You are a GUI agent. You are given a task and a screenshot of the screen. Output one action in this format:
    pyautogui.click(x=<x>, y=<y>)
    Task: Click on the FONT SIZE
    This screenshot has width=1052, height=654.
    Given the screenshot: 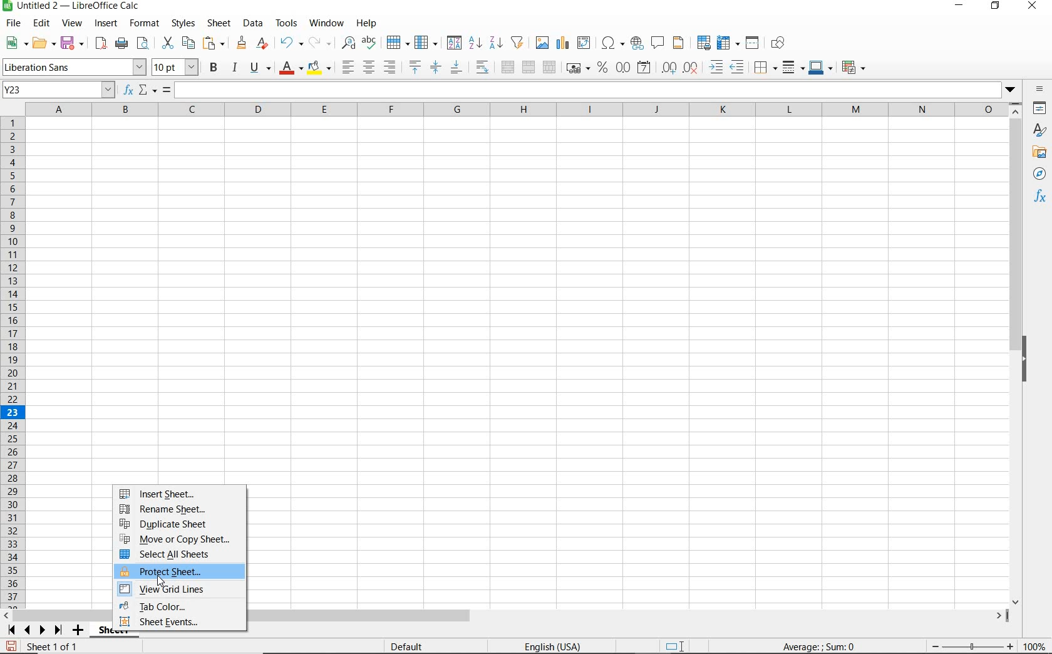 What is the action you would take?
    pyautogui.click(x=177, y=68)
    